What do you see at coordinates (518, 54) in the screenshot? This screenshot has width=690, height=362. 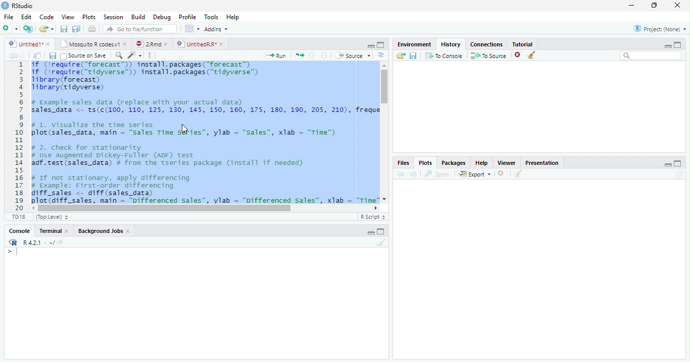 I see `Delete` at bounding box center [518, 54].